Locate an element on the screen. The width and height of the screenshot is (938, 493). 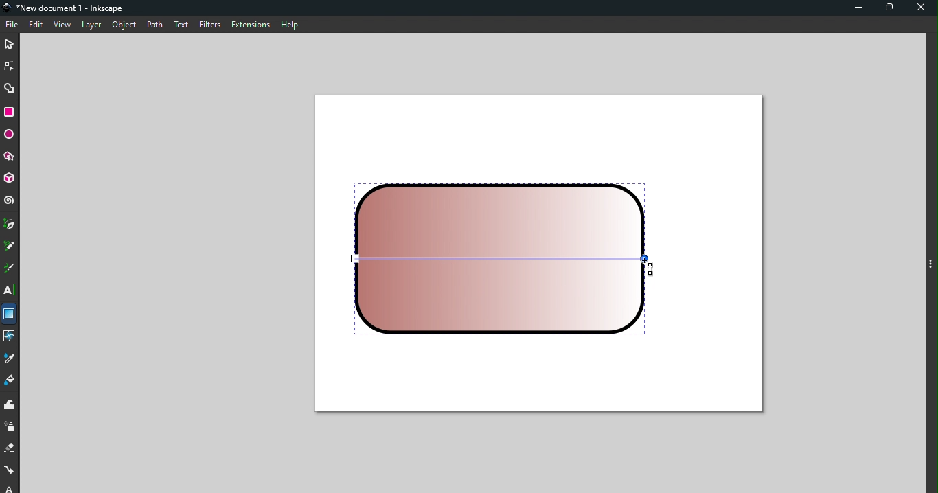
Extensions is located at coordinates (249, 25).